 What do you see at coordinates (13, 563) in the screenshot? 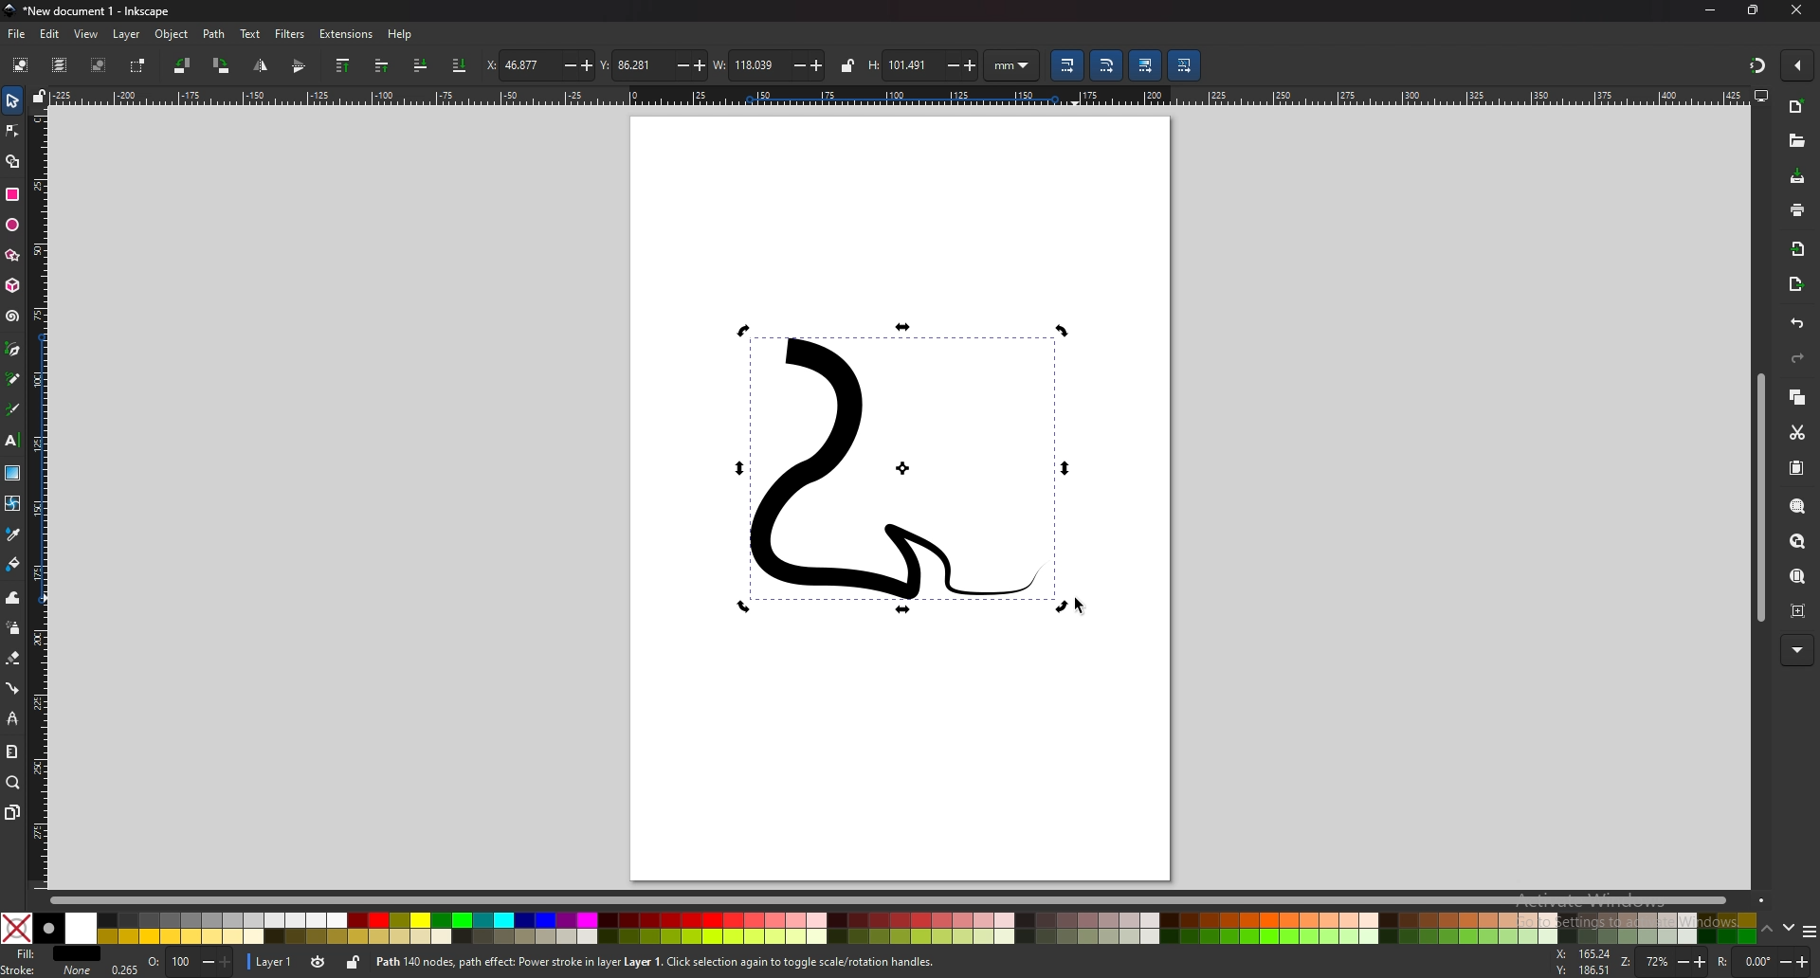
I see `paint bucket` at bounding box center [13, 563].